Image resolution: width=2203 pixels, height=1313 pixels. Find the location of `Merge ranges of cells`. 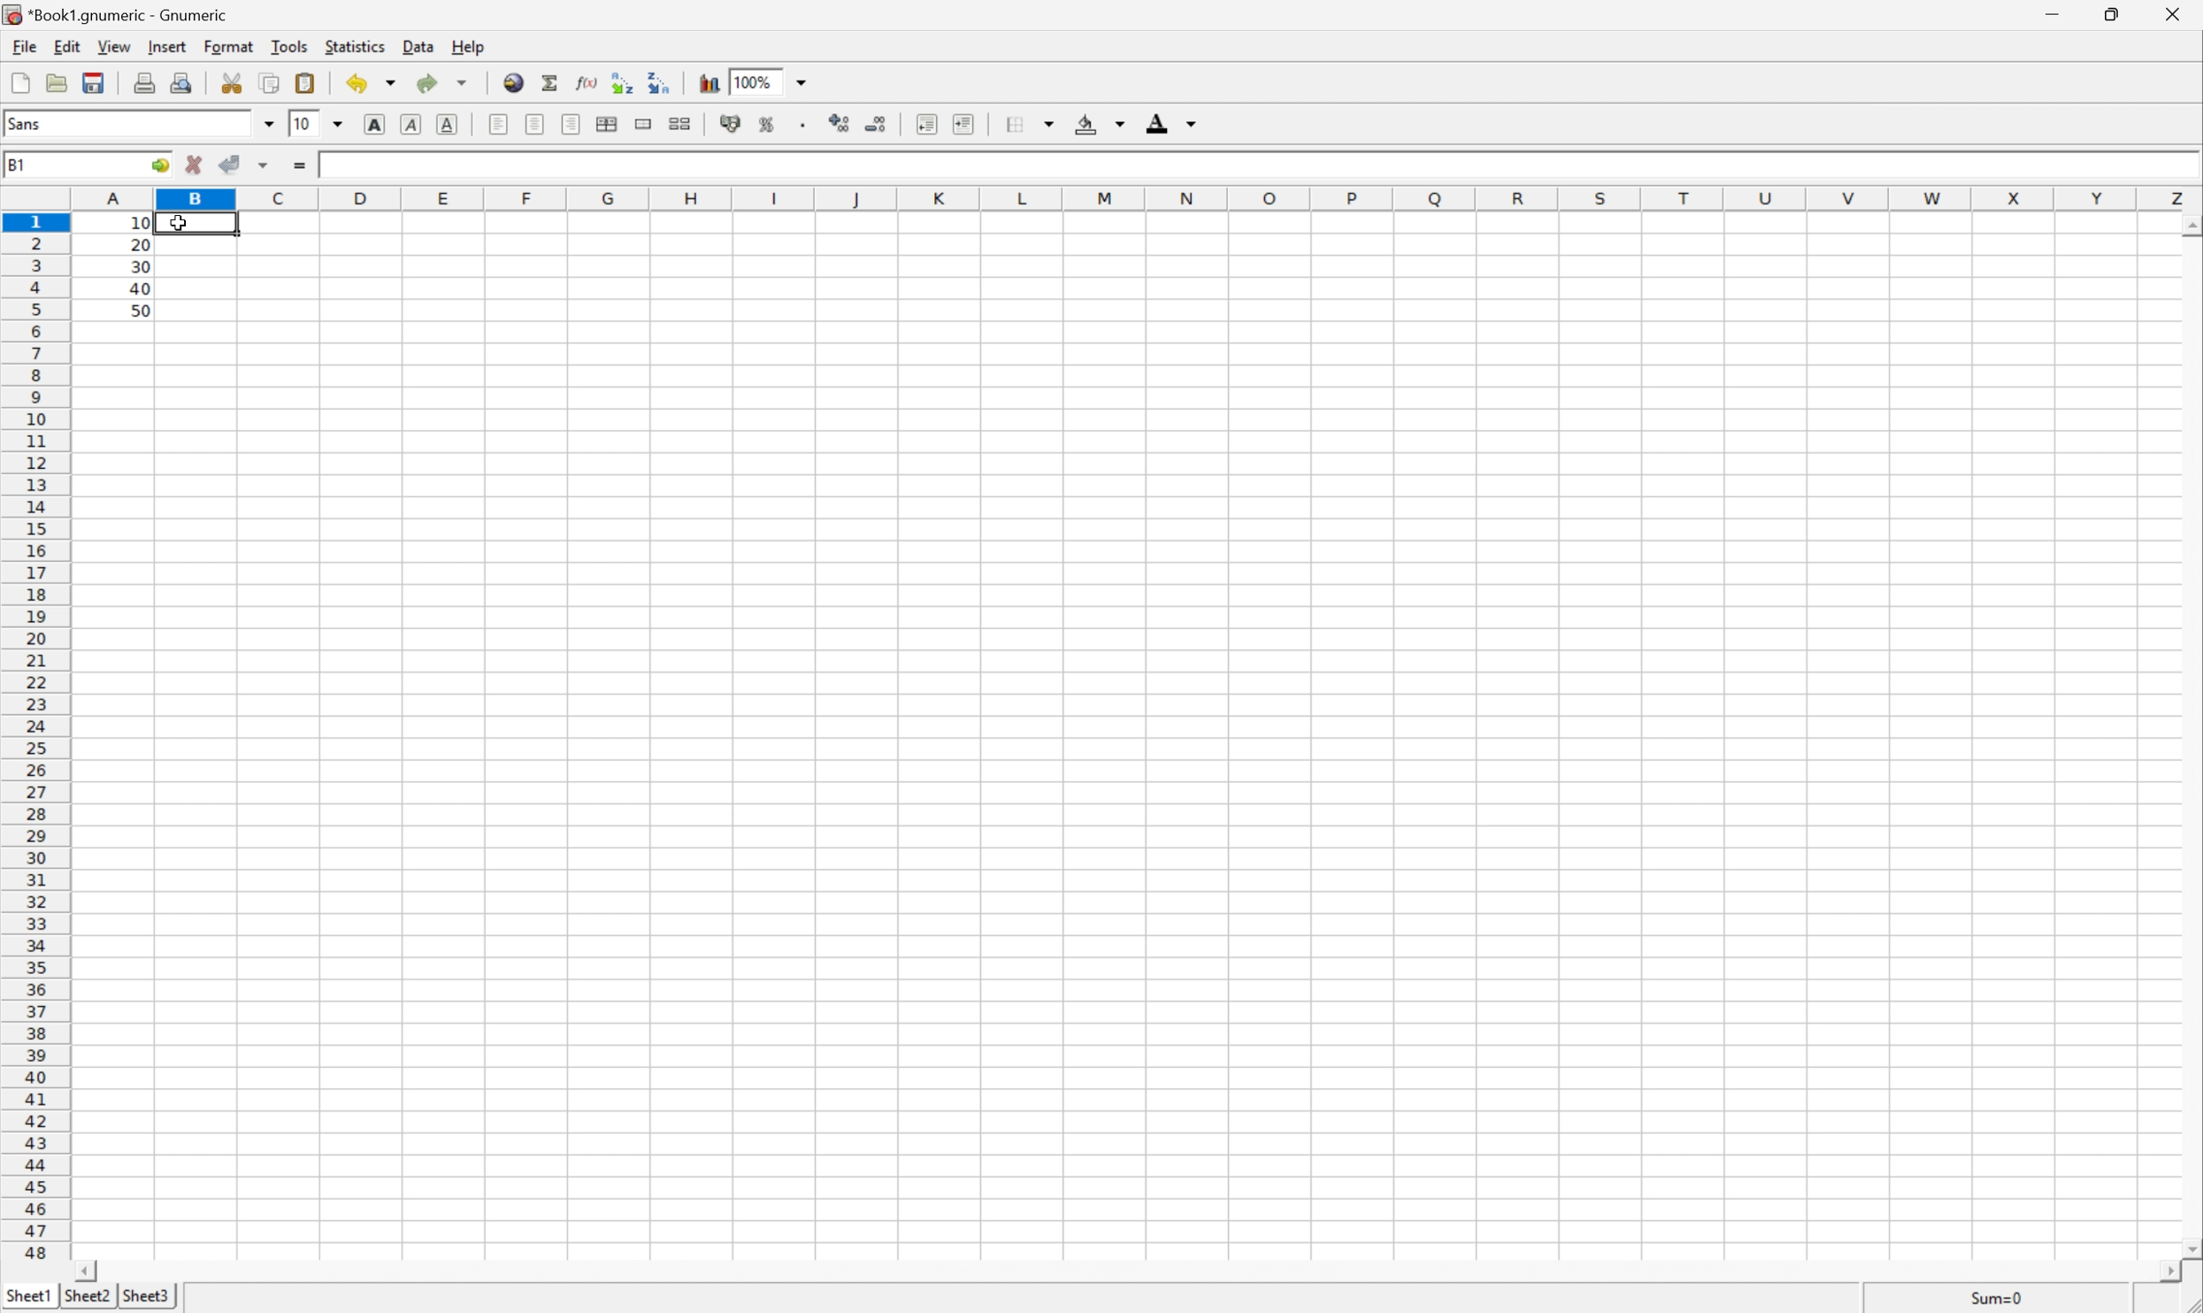

Merge ranges of cells is located at coordinates (641, 124).